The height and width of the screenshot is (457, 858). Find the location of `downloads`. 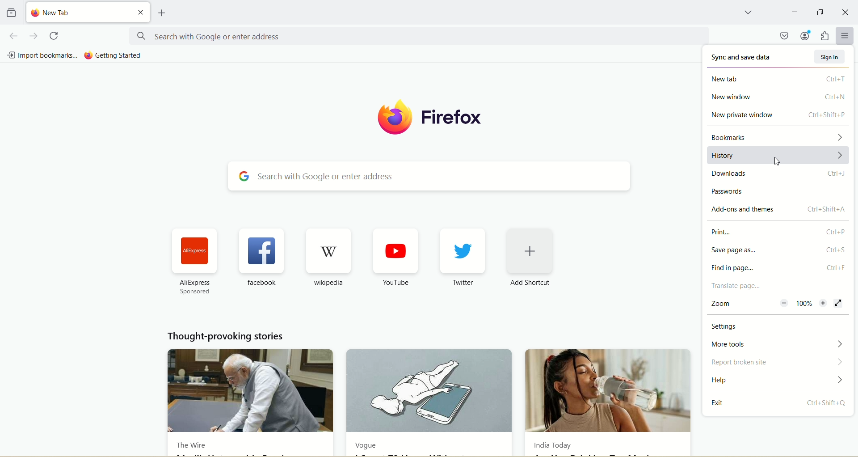

downloads is located at coordinates (779, 173).